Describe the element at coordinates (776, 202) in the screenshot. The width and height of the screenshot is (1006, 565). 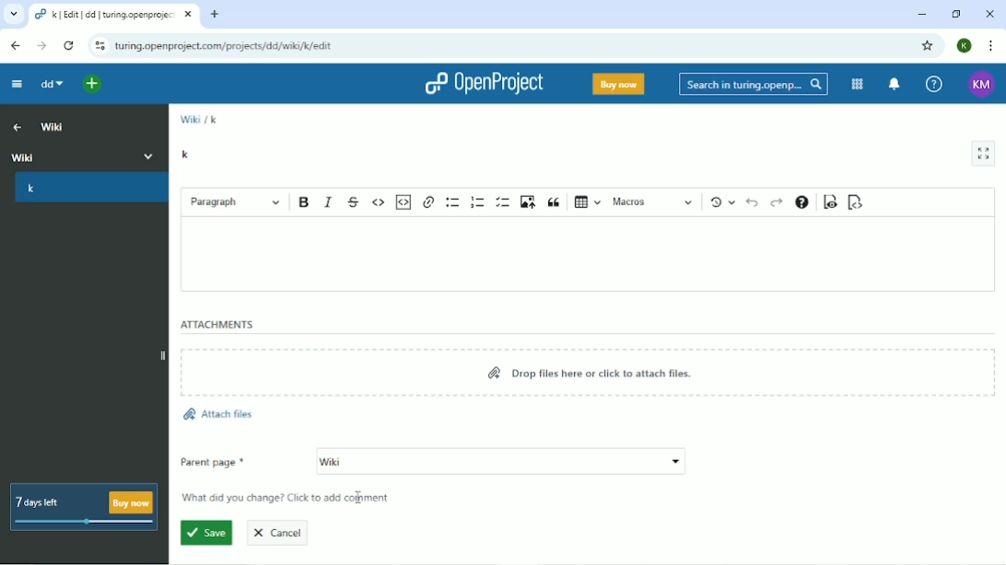
I see `Redo` at that location.